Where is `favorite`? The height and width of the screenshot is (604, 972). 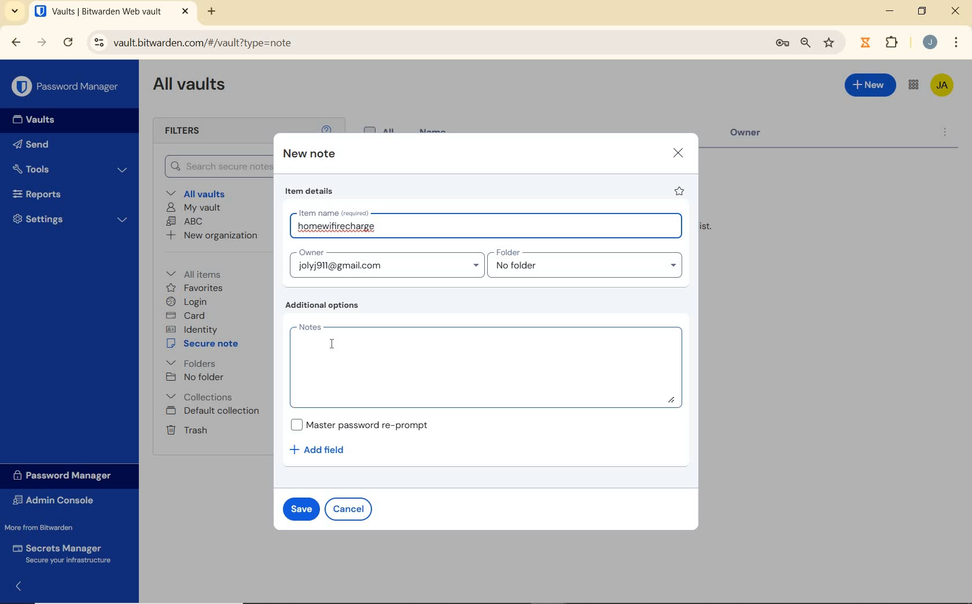 favorite is located at coordinates (680, 191).